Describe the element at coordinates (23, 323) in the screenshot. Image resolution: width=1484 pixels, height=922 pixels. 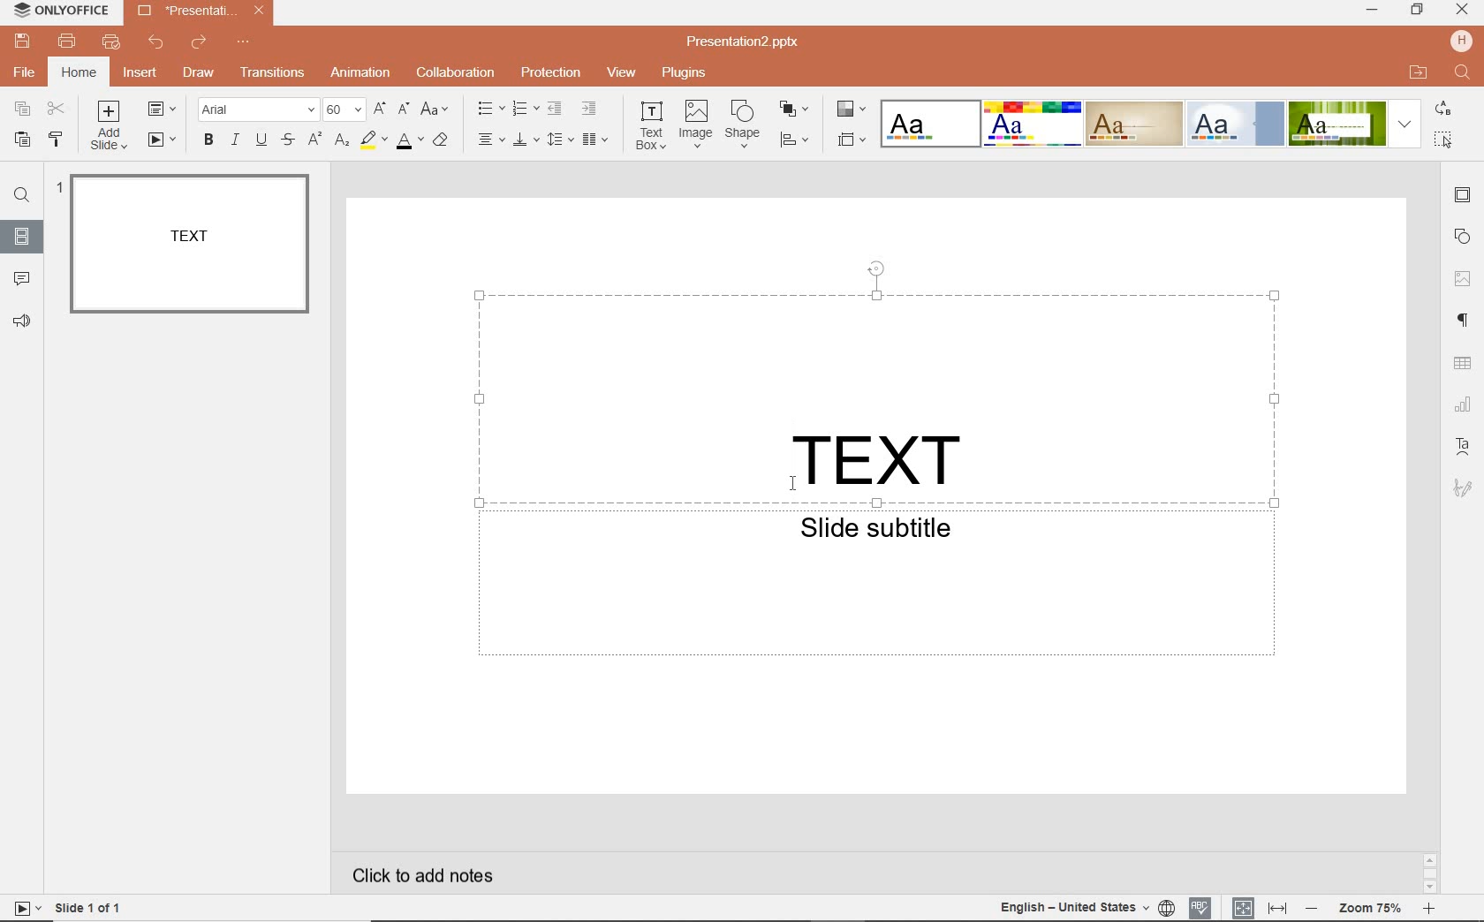
I see `FEEDBACK & SUPPORT` at that location.